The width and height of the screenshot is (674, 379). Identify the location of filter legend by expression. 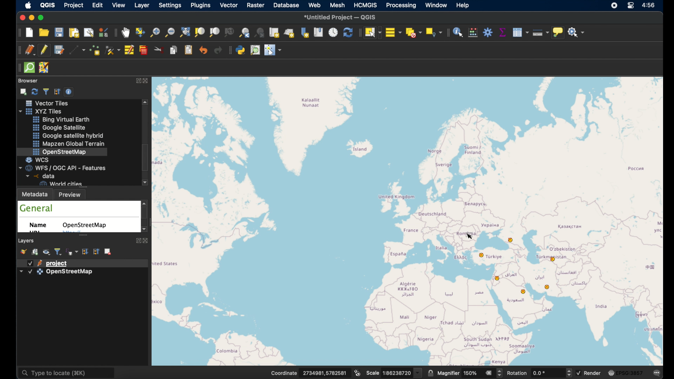
(72, 251).